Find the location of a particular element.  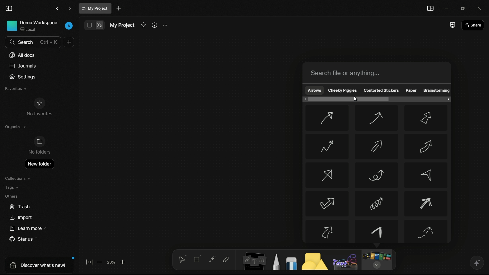

arrow-9 is located at coordinates (425, 175).